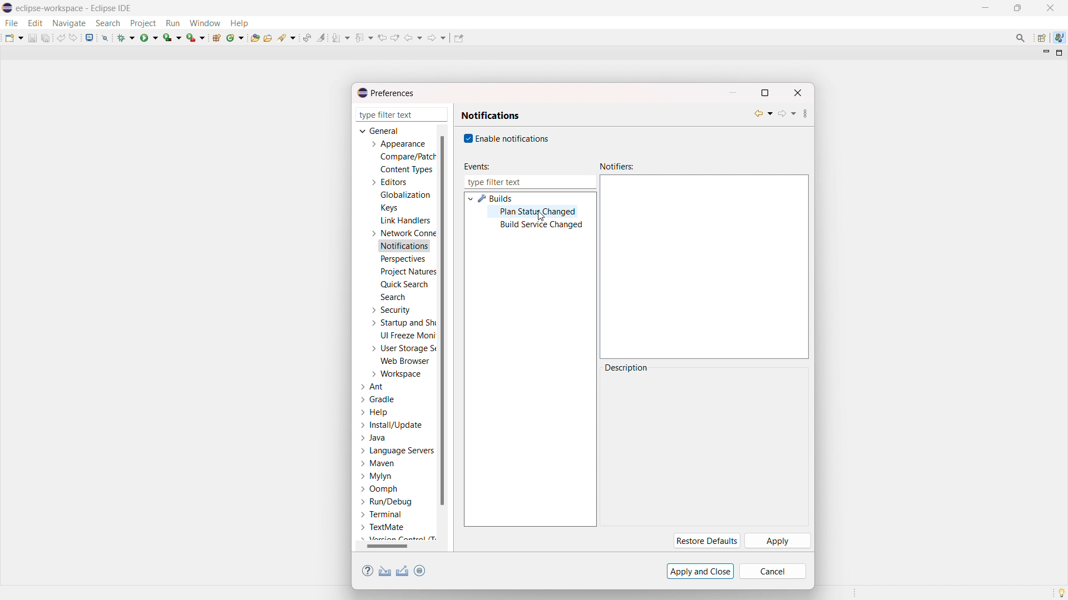 The height and width of the screenshot is (600, 1068). What do you see at coordinates (764, 93) in the screenshot?
I see `maximize dialogbox` at bounding box center [764, 93].